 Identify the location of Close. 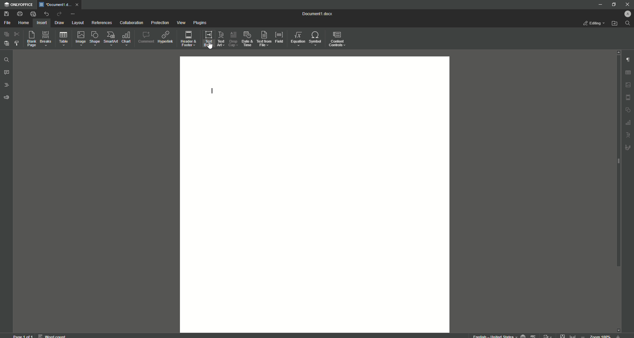
(627, 4).